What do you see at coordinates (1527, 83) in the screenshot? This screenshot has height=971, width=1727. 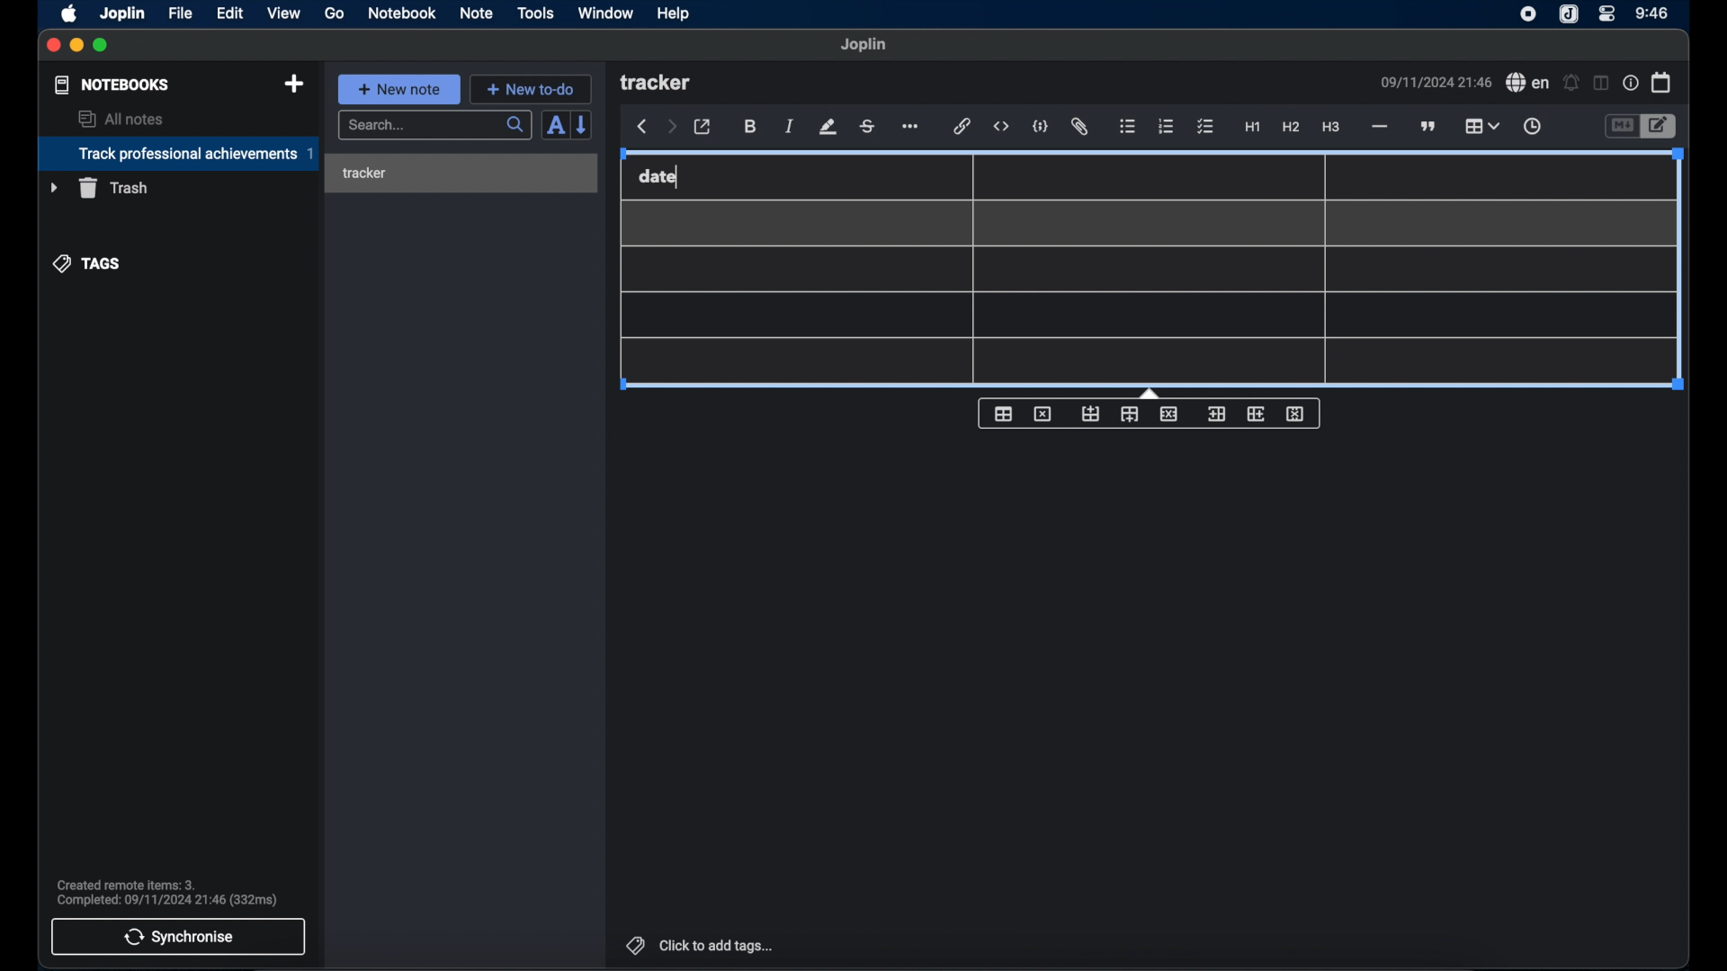 I see `spell check` at bounding box center [1527, 83].